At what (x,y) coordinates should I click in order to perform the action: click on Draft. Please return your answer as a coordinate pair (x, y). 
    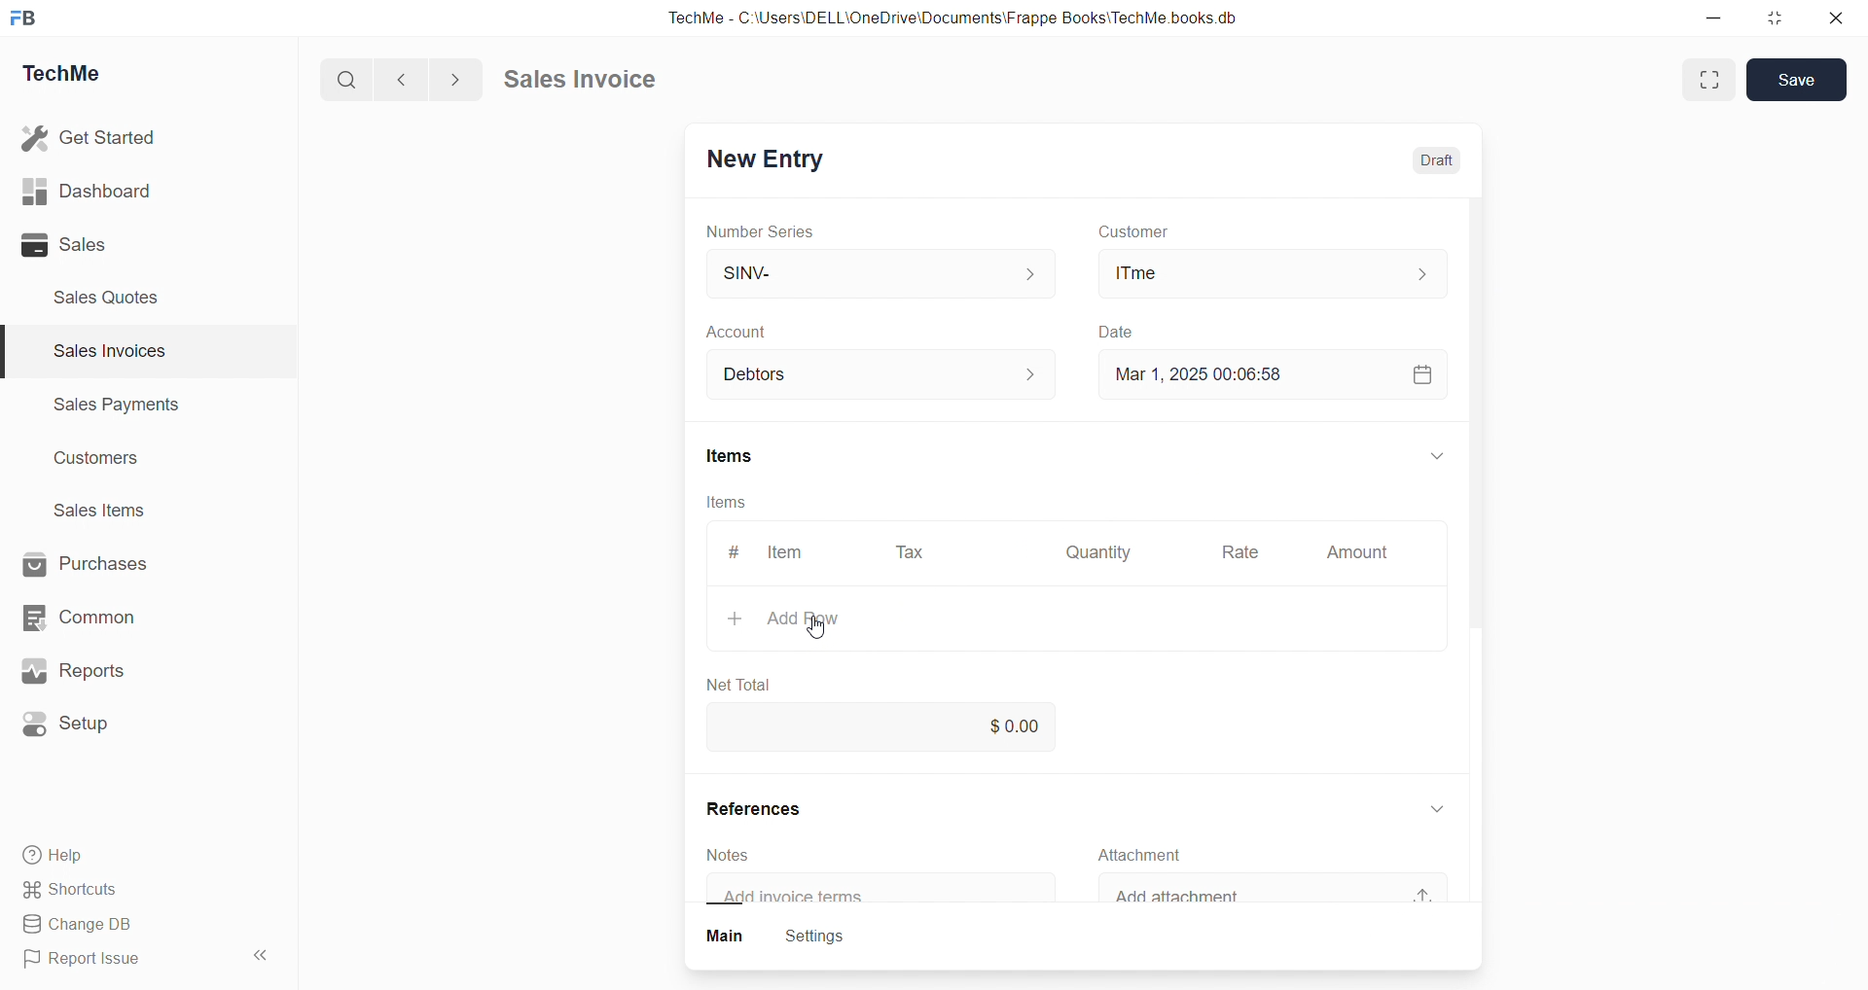
    Looking at the image, I should click on (1444, 162).